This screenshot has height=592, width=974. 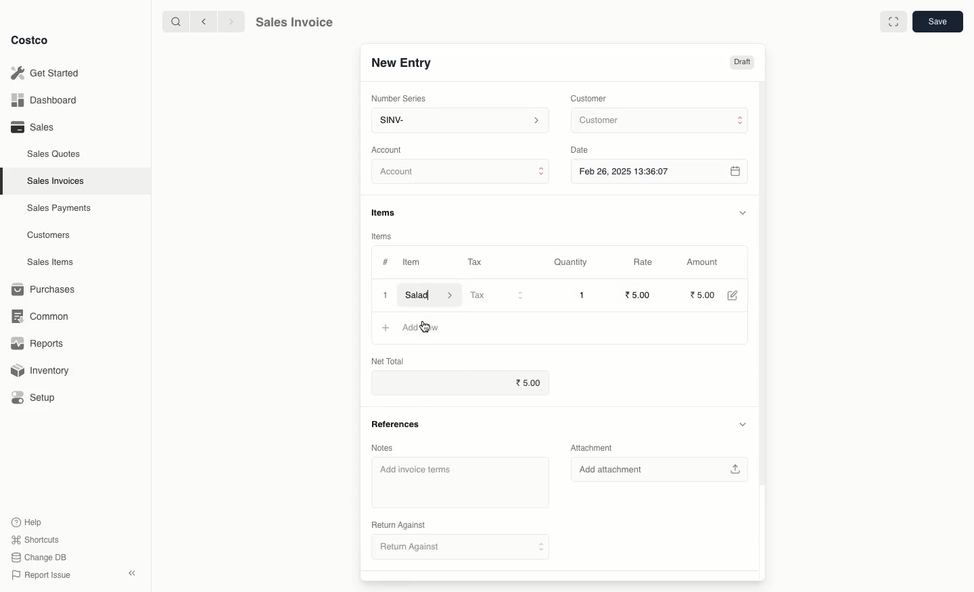 What do you see at coordinates (413, 264) in the screenshot?
I see `Item` at bounding box center [413, 264].